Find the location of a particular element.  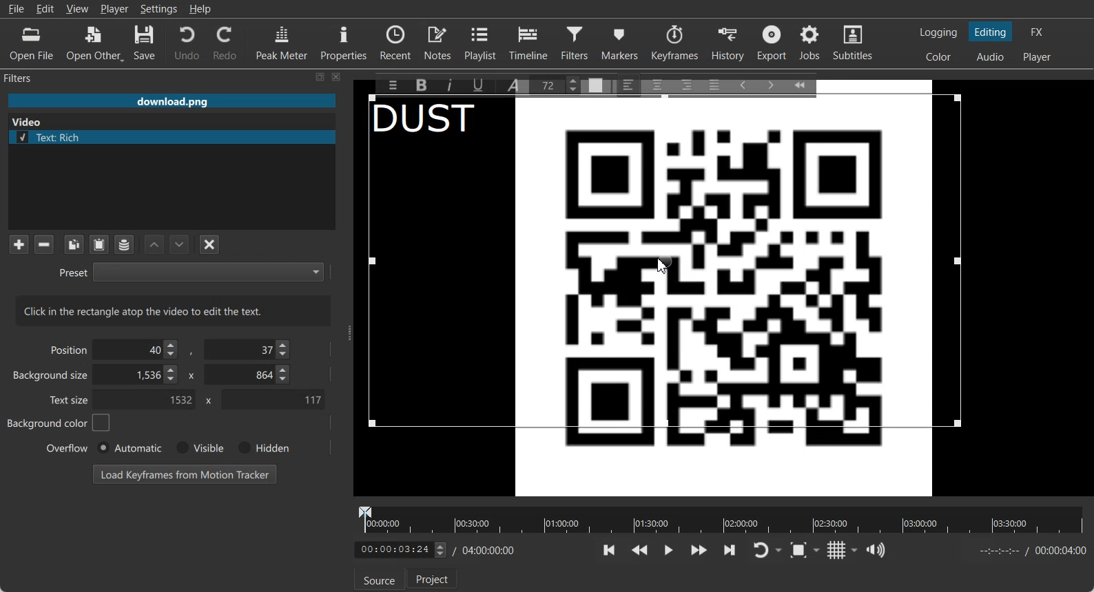

Cursor is located at coordinates (663, 265).